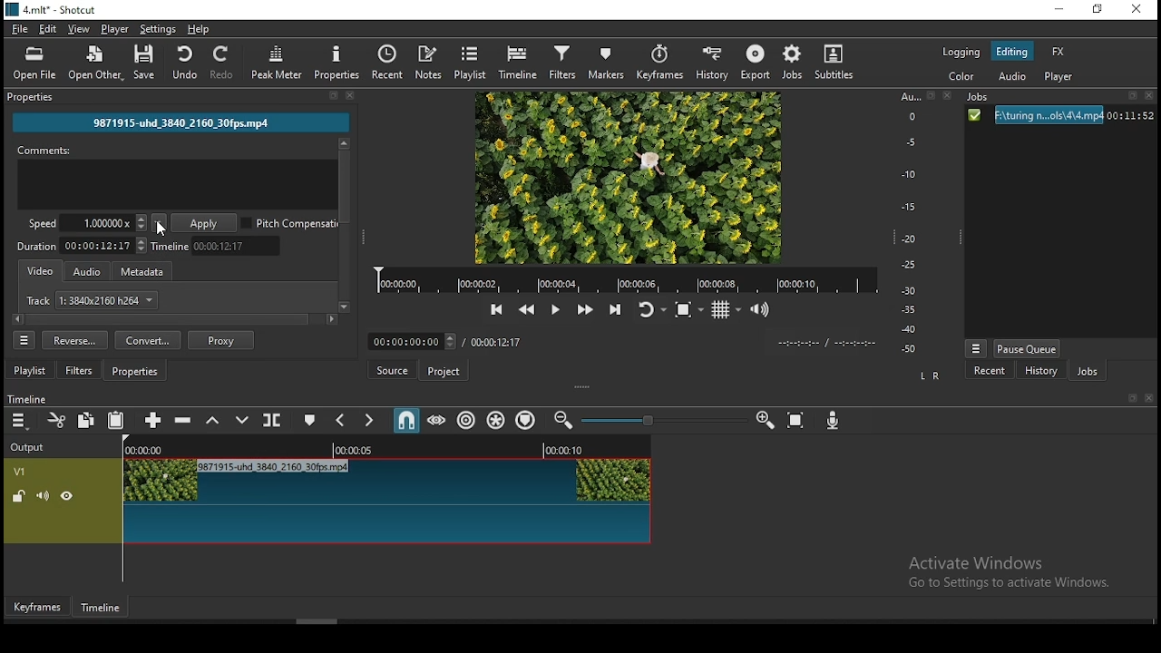  Describe the element at coordinates (1059, 53) in the screenshot. I see `fx` at that location.